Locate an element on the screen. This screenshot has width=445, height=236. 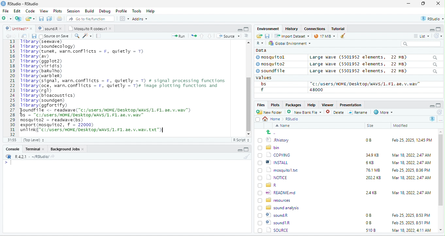
save as is located at coordinates (50, 19).